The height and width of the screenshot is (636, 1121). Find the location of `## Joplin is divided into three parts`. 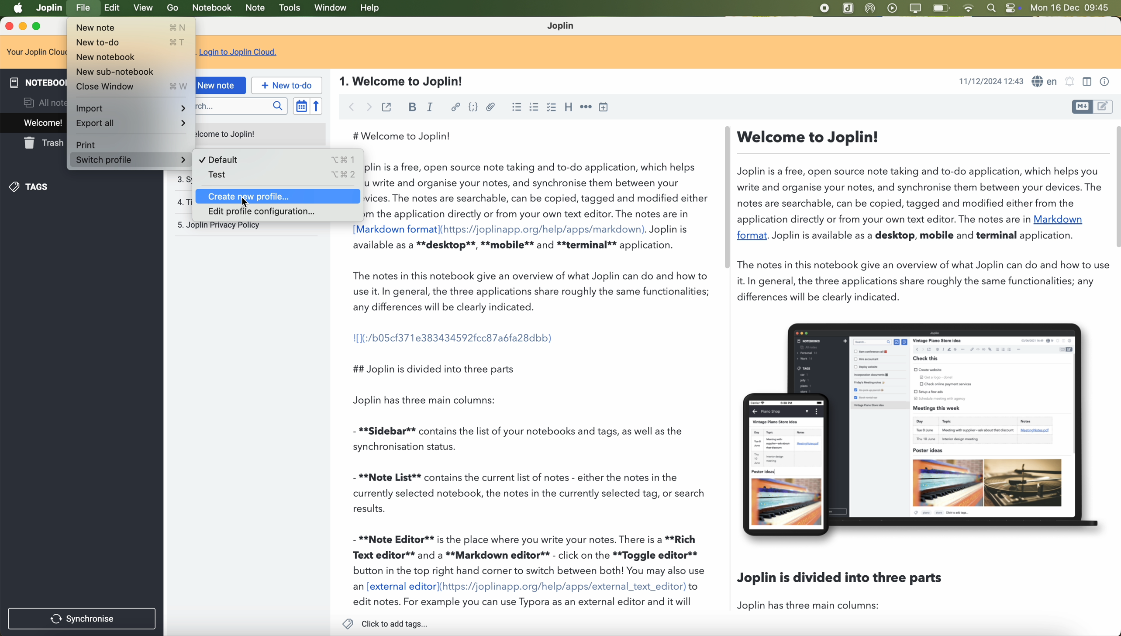

## Joplin is divided into three parts is located at coordinates (433, 368).